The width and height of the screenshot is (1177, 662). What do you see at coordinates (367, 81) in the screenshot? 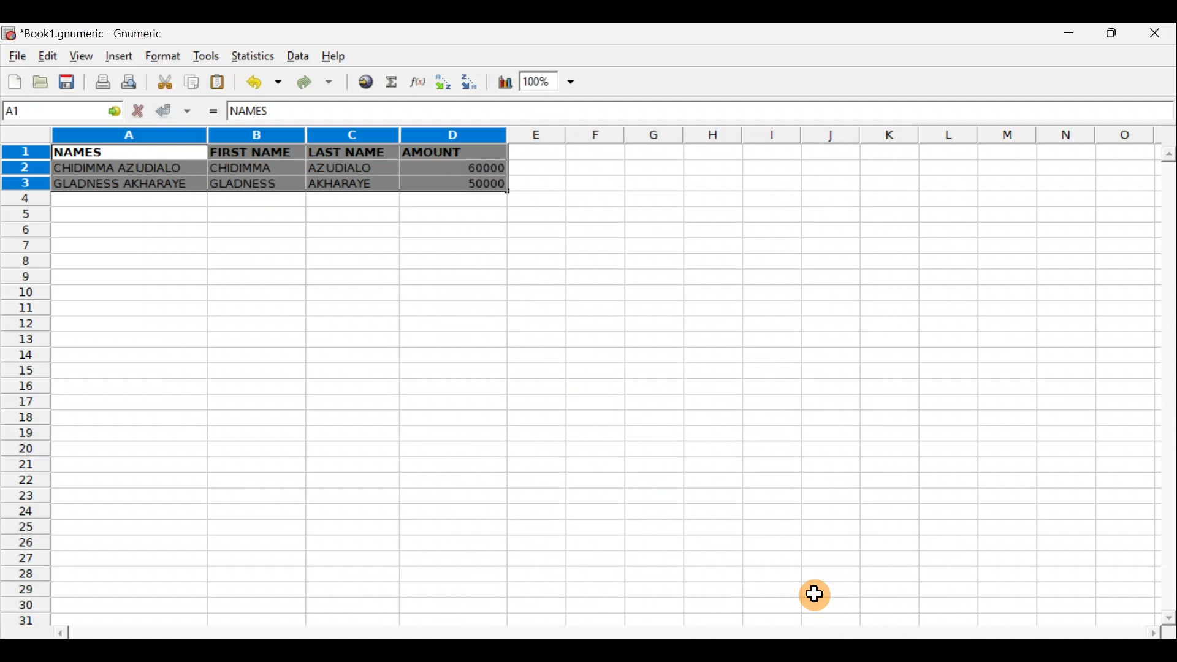
I see `Insert hyperlink` at bounding box center [367, 81].